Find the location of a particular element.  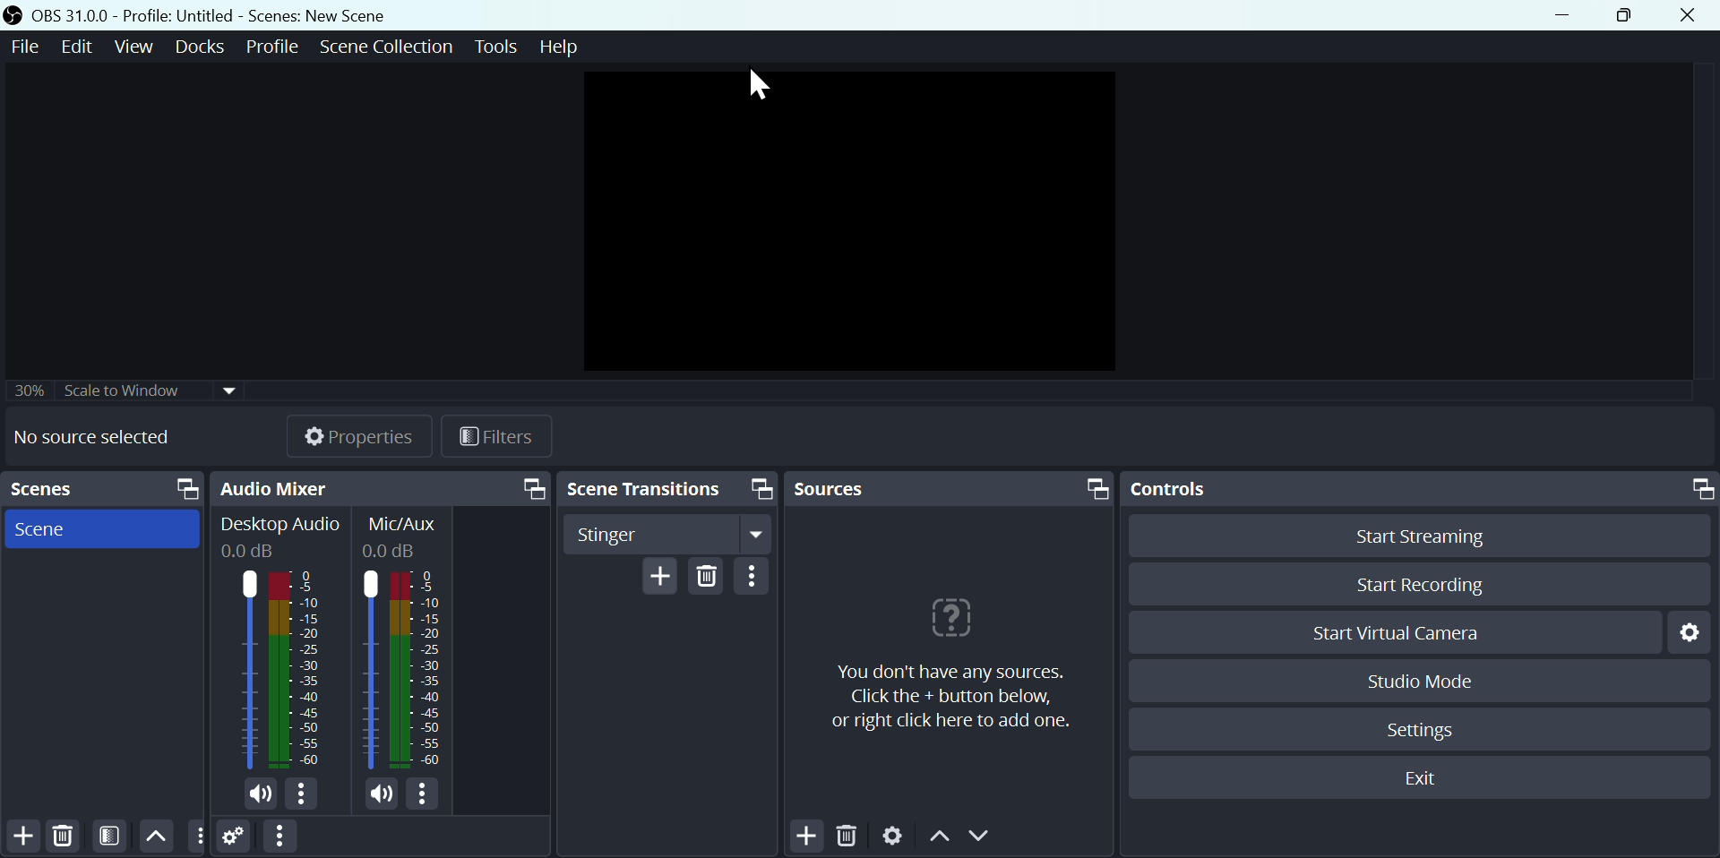

Add is located at coordinates (660, 577).